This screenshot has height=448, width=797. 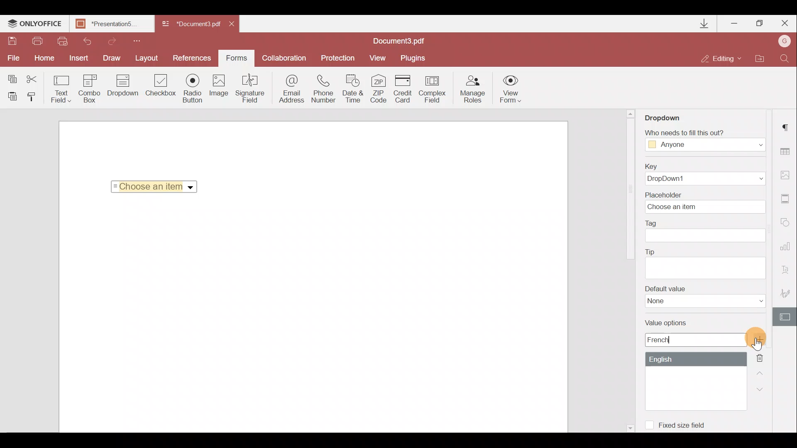 What do you see at coordinates (763, 340) in the screenshot?
I see `Add new value` at bounding box center [763, 340].